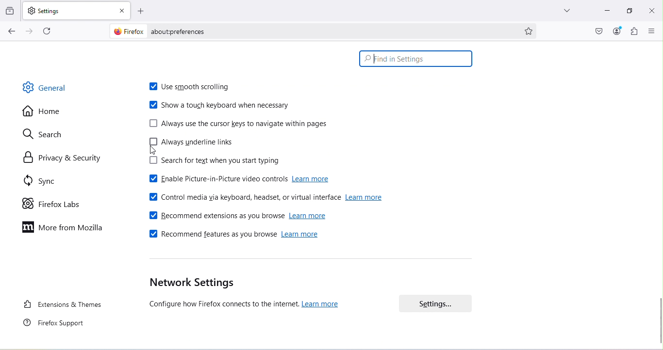 The image size is (663, 350). What do you see at coordinates (659, 44) in the screenshot?
I see `move up` at bounding box center [659, 44].